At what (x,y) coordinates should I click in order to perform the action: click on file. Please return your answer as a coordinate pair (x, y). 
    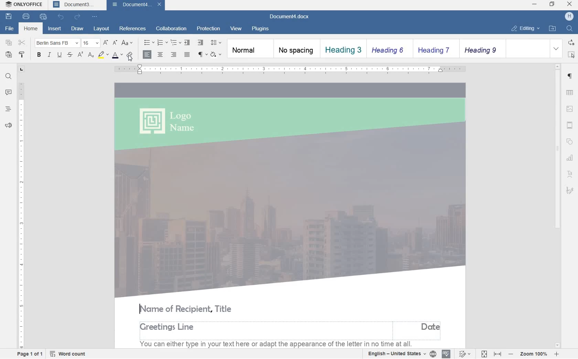
    Looking at the image, I should click on (10, 29).